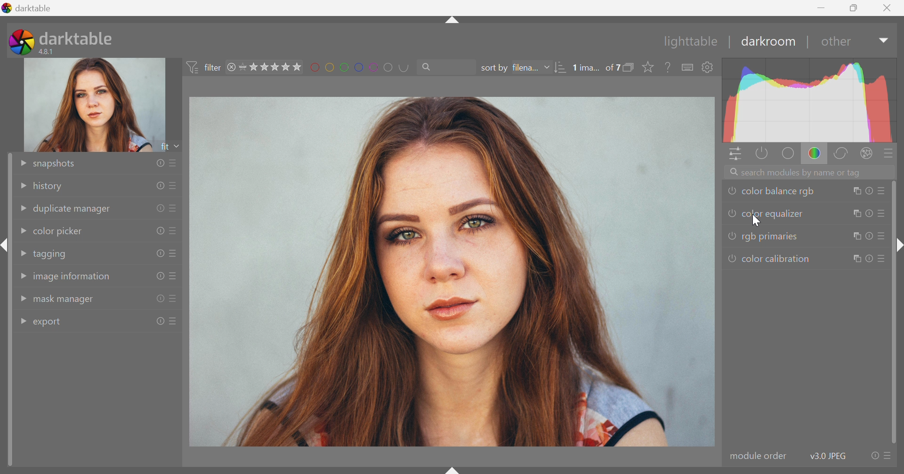  Describe the element at coordinates (787, 154) in the screenshot. I see `base` at that location.